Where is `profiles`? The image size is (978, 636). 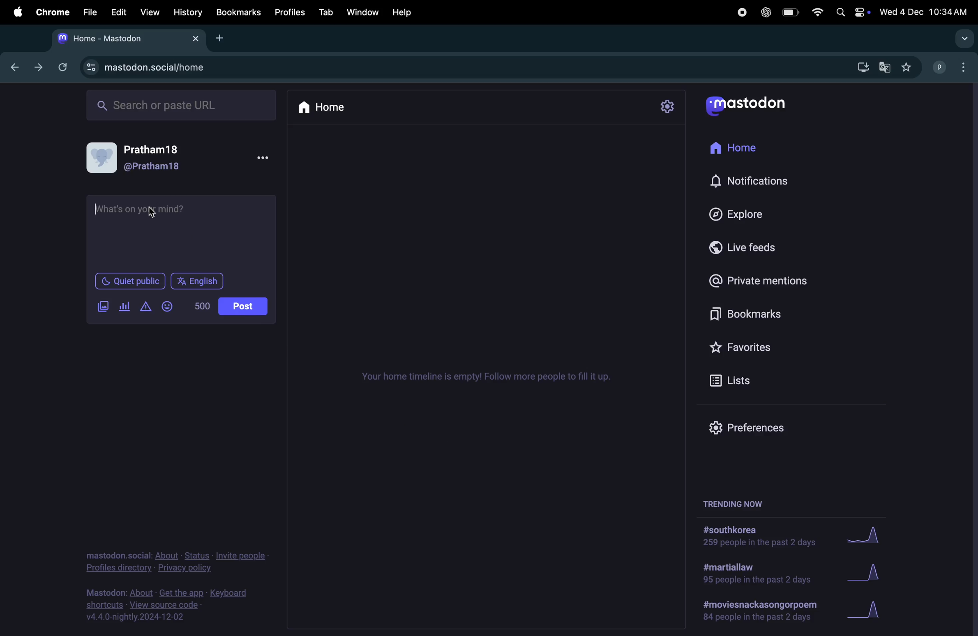 profiles is located at coordinates (291, 12).